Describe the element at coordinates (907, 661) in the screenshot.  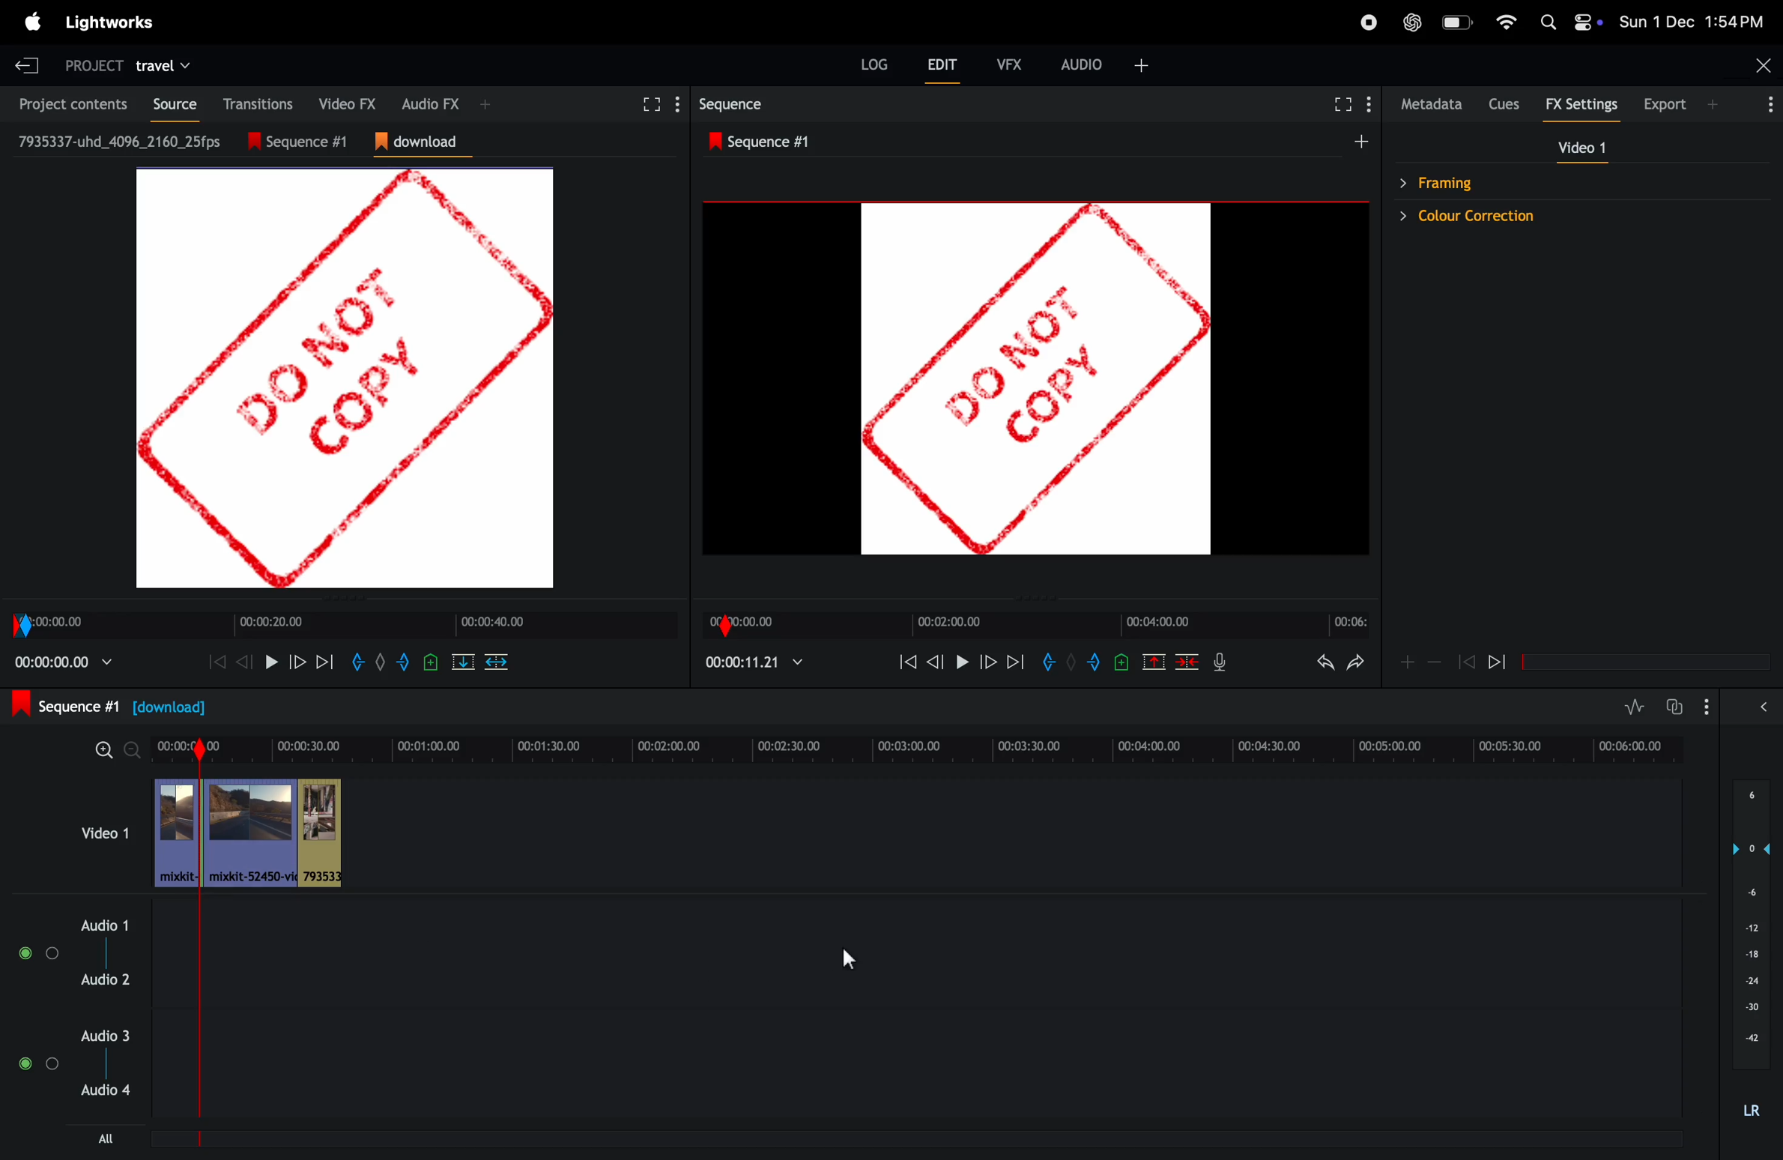
I see `rewind` at that location.